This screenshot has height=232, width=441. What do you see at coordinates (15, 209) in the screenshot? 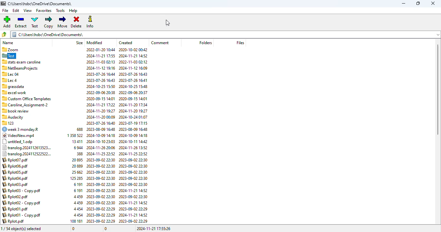
I see `Rplot01.pdf` at bounding box center [15, 209].